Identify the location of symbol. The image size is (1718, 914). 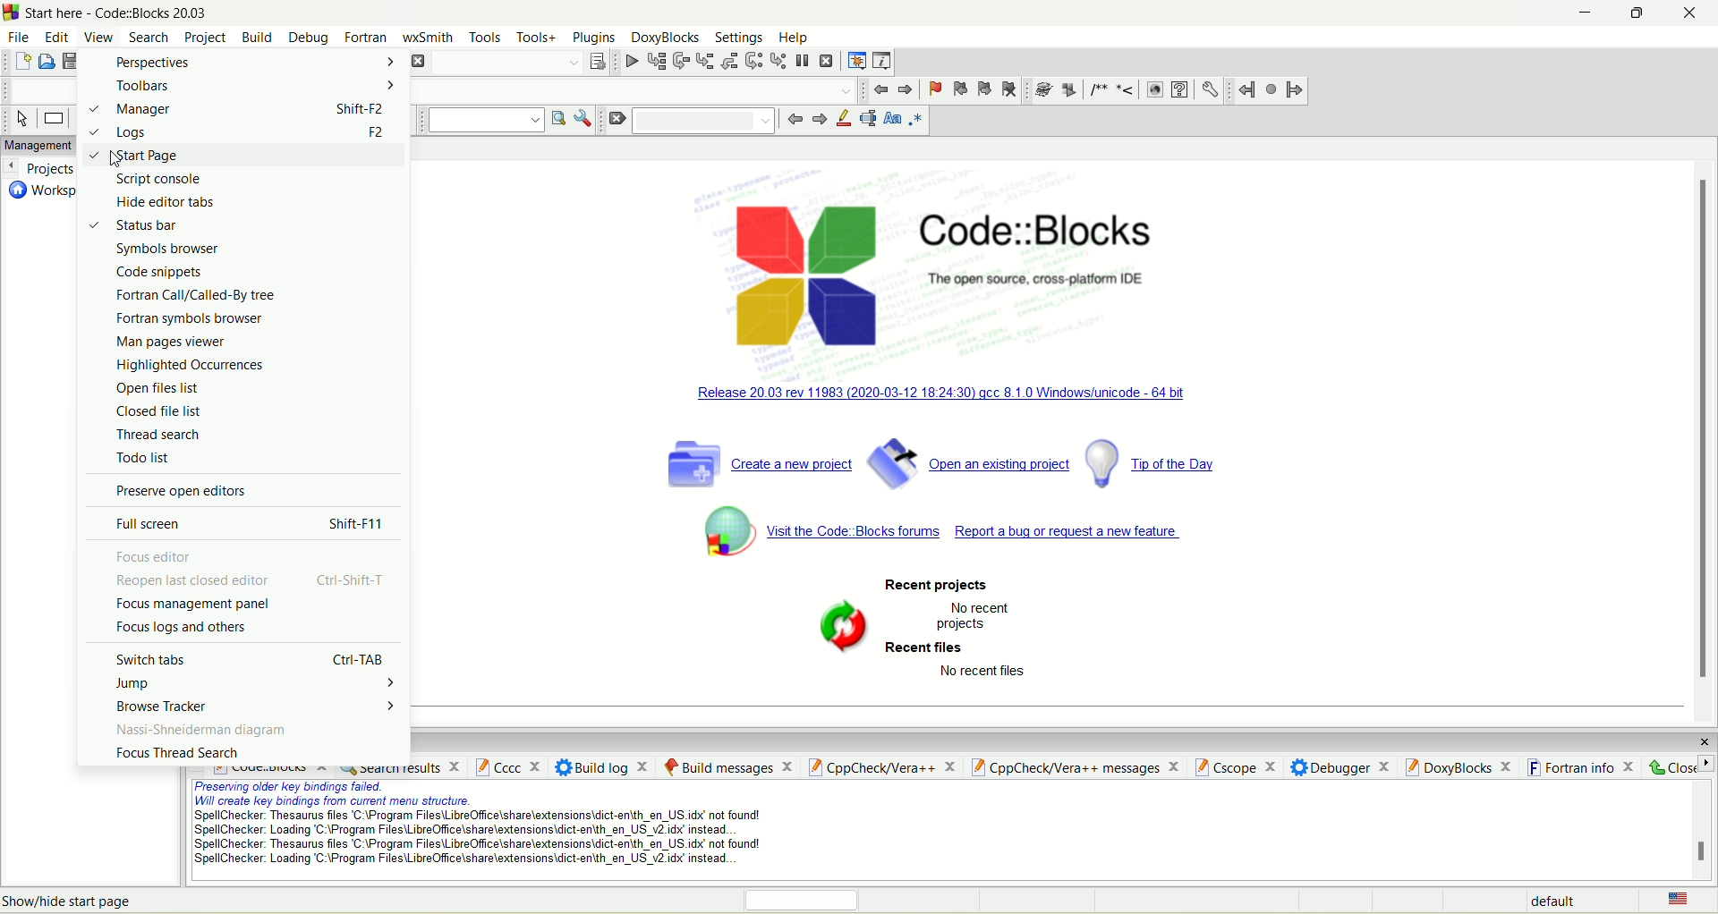
(843, 624).